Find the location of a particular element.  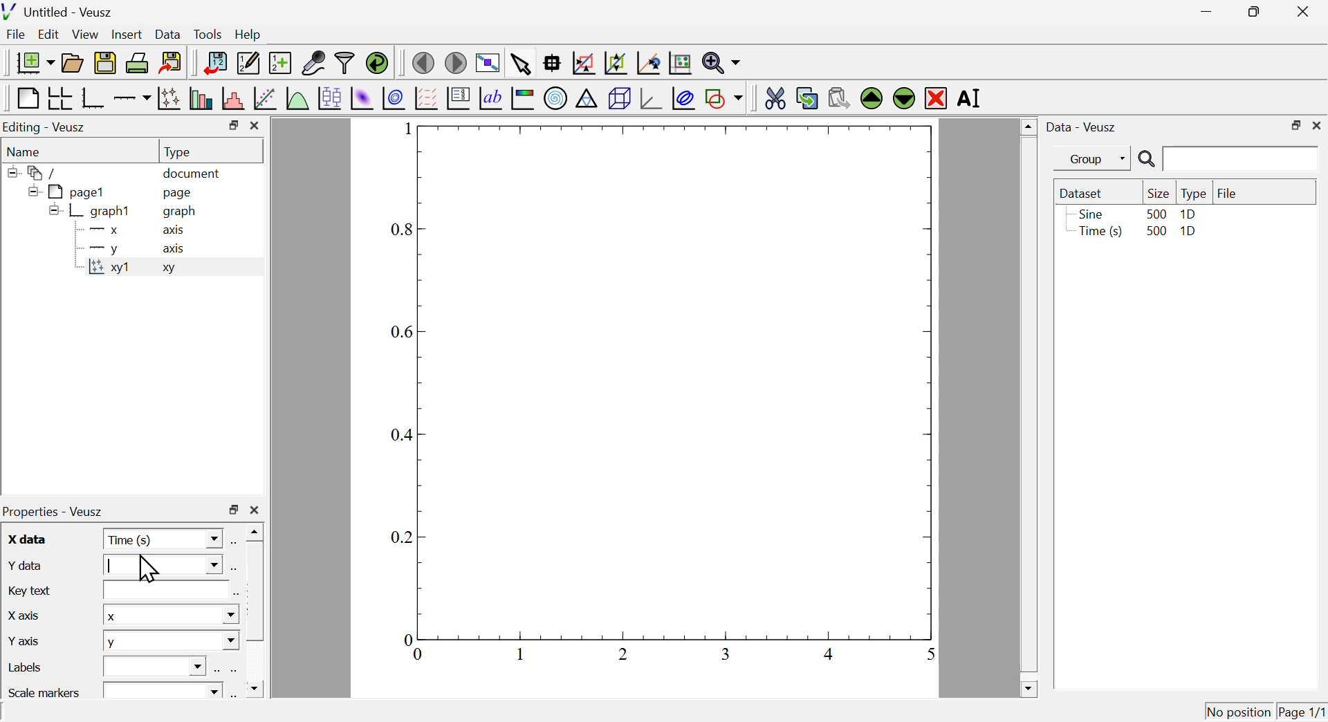

properties veusz is located at coordinates (57, 511).